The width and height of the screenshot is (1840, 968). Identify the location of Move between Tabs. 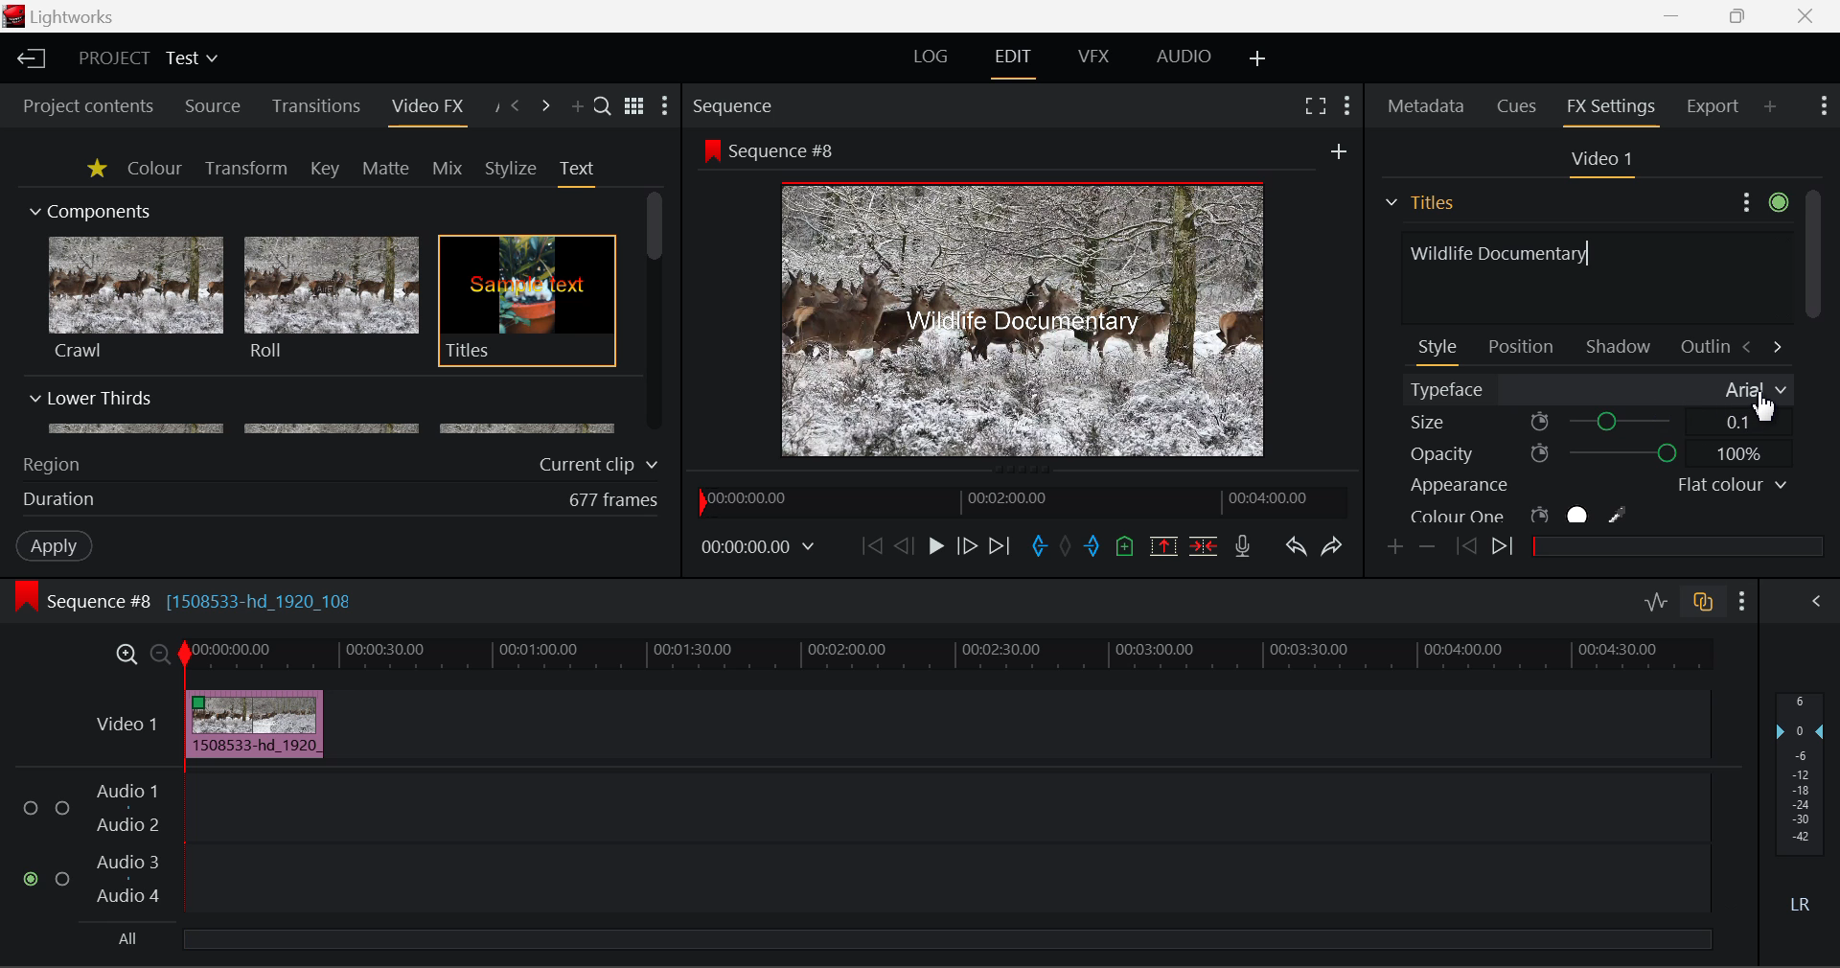
(1761, 345).